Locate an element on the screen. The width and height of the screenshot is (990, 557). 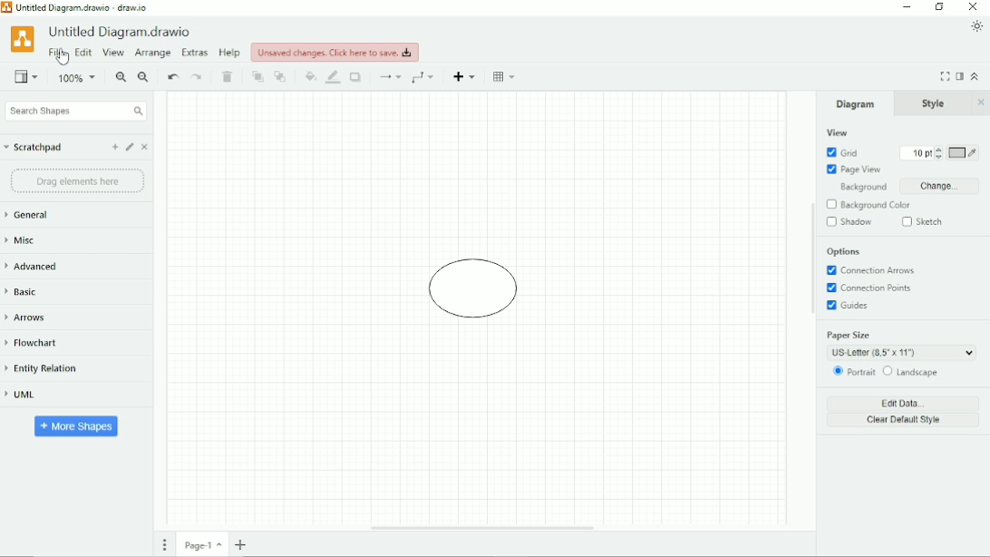
Close is located at coordinates (974, 6).